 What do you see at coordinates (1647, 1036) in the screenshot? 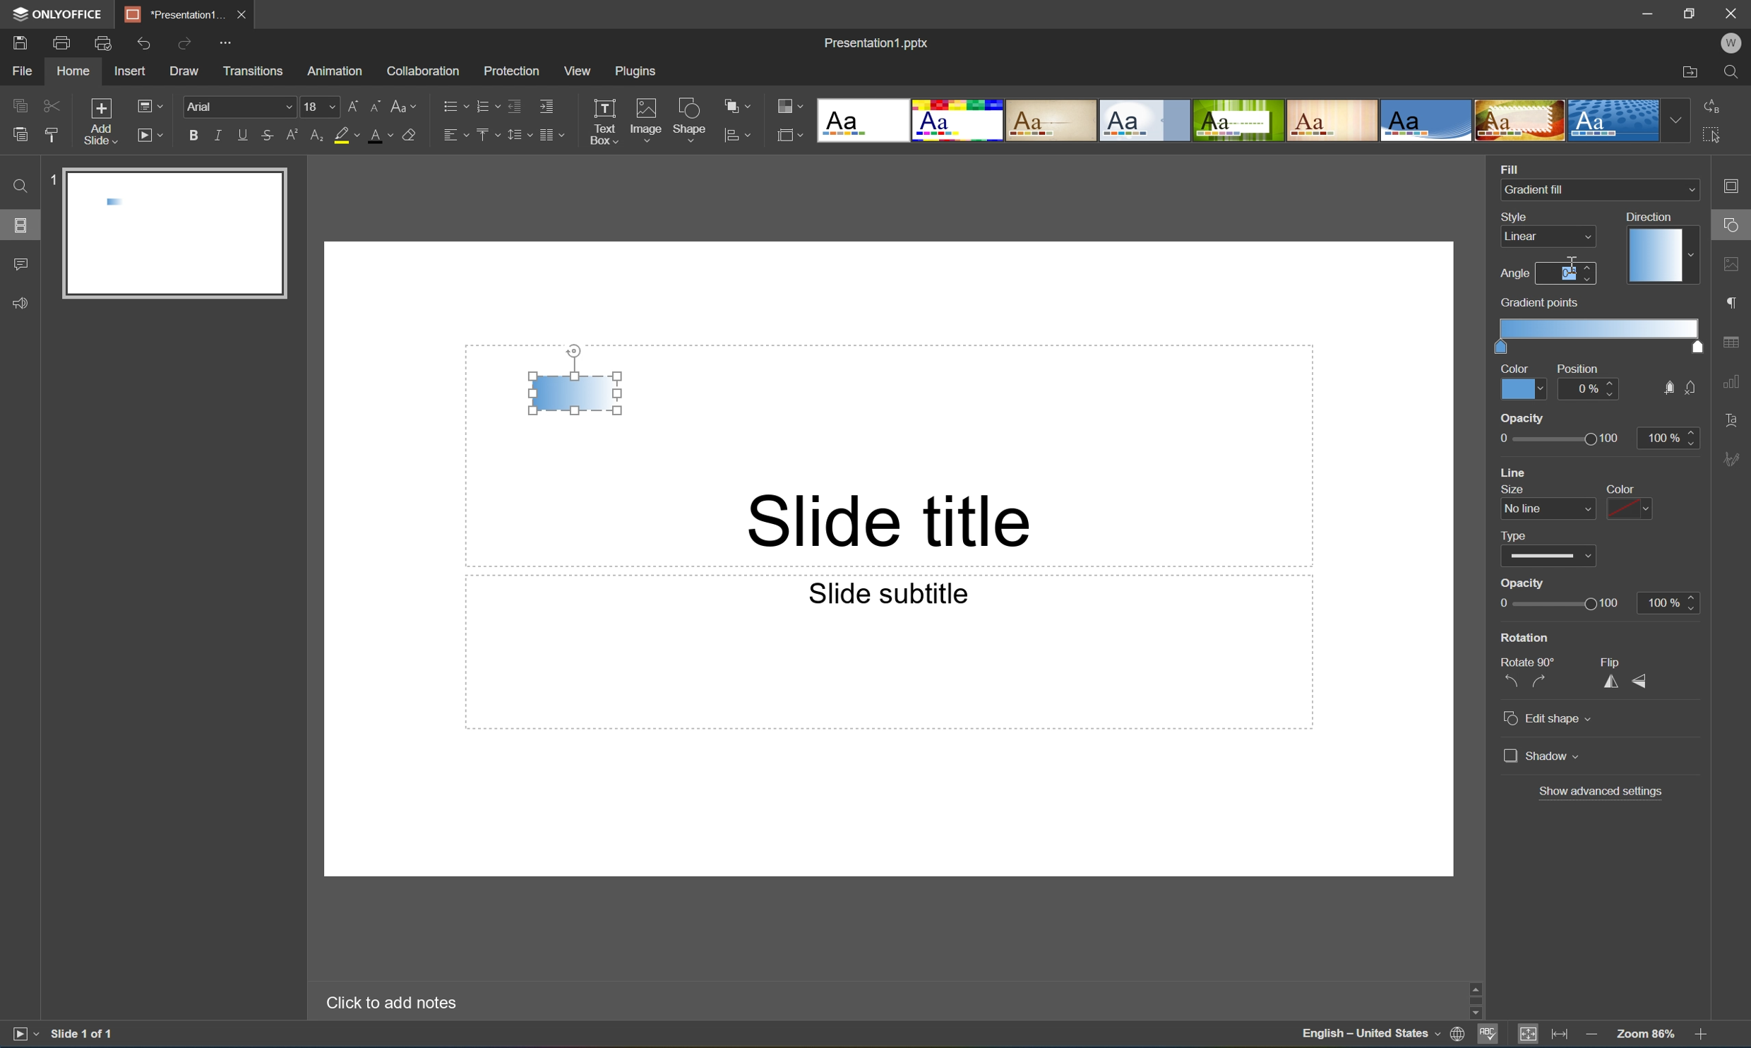
I see `Zoom 103%` at bounding box center [1647, 1036].